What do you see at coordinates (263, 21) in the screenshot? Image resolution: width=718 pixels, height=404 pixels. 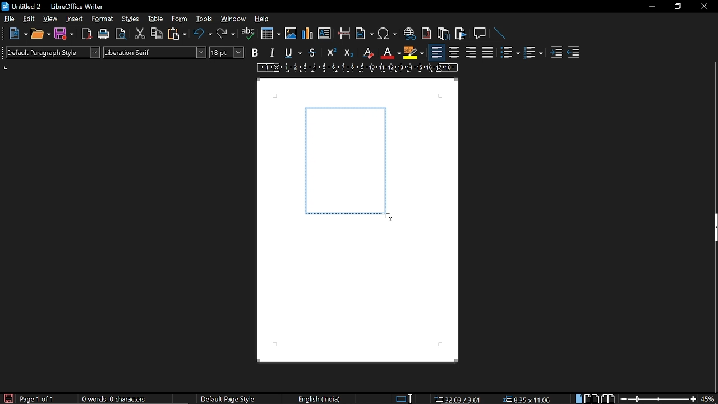 I see `help` at bounding box center [263, 21].